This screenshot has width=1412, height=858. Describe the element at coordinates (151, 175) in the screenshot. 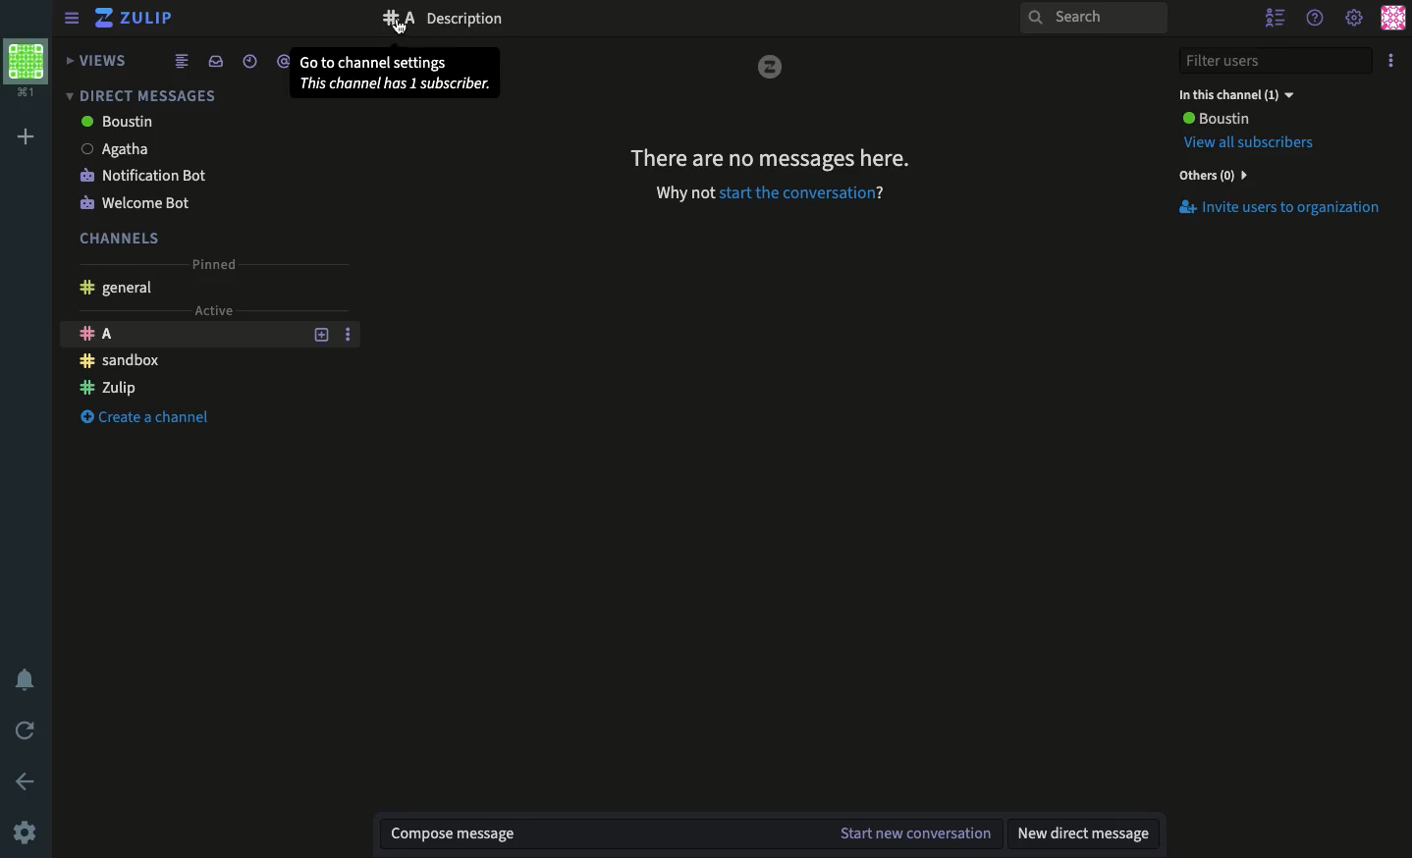

I see `Notification bot` at that location.